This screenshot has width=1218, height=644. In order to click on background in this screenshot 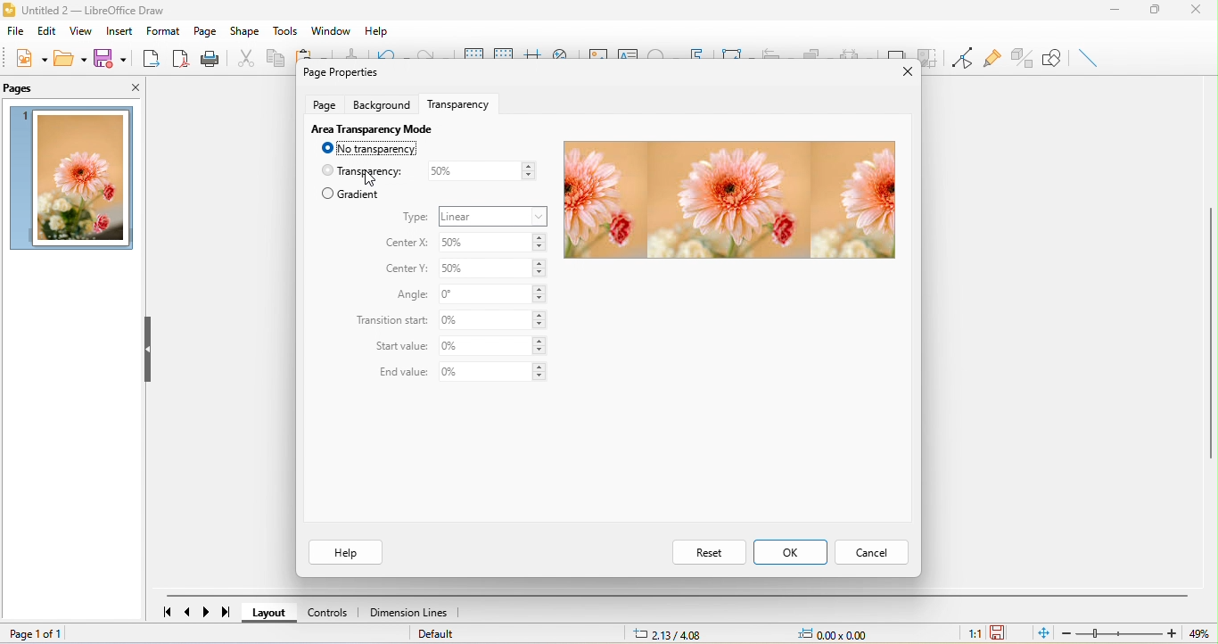, I will do `click(384, 103)`.